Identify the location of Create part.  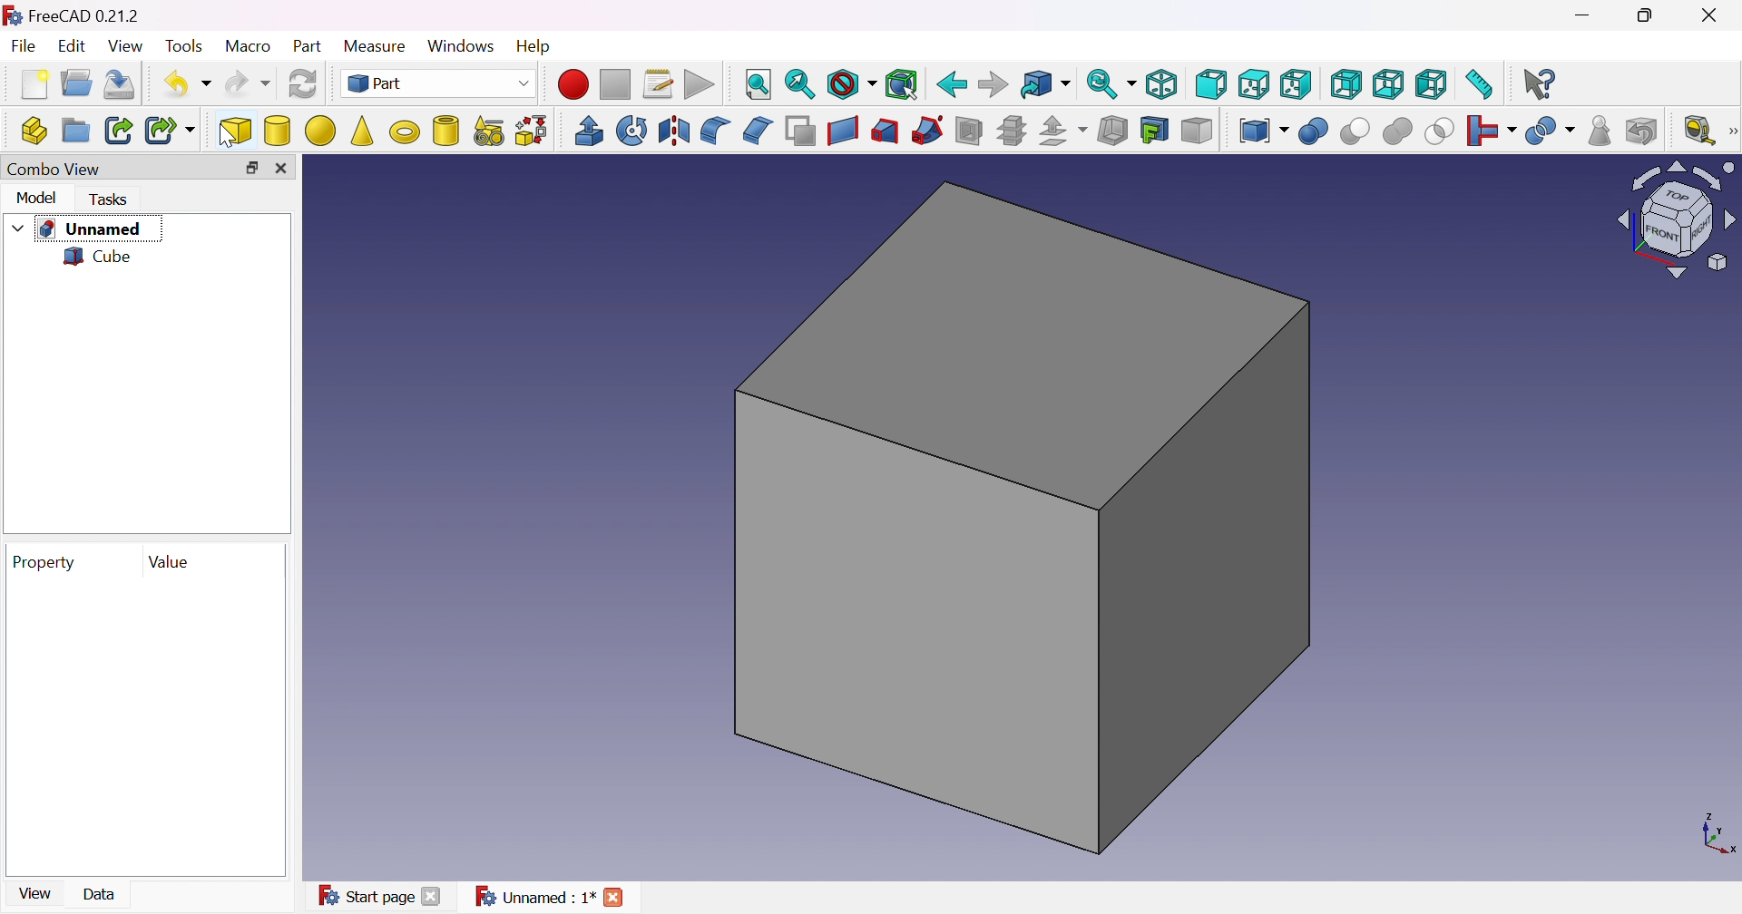
(34, 130).